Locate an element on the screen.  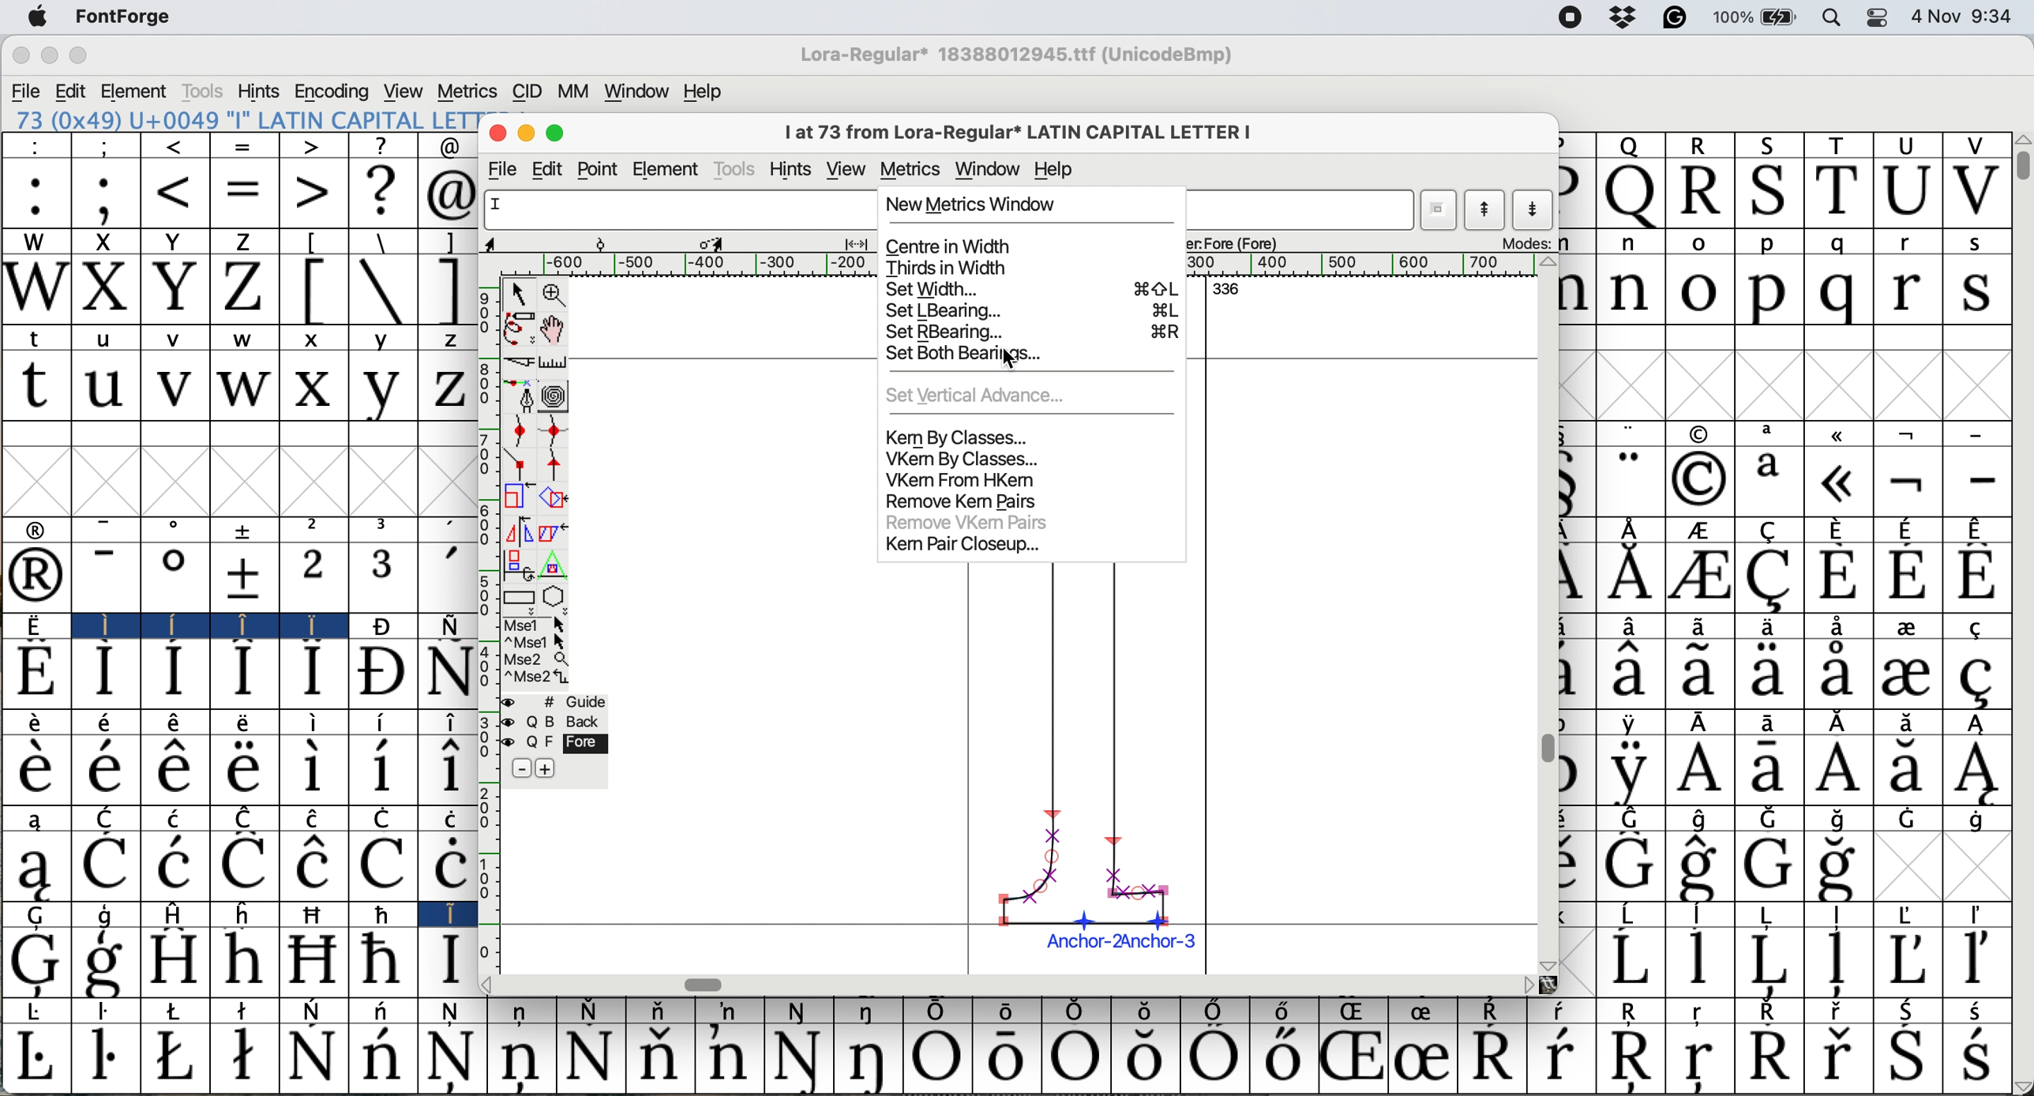
remove kem pairs is located at coordinates (965, 501).